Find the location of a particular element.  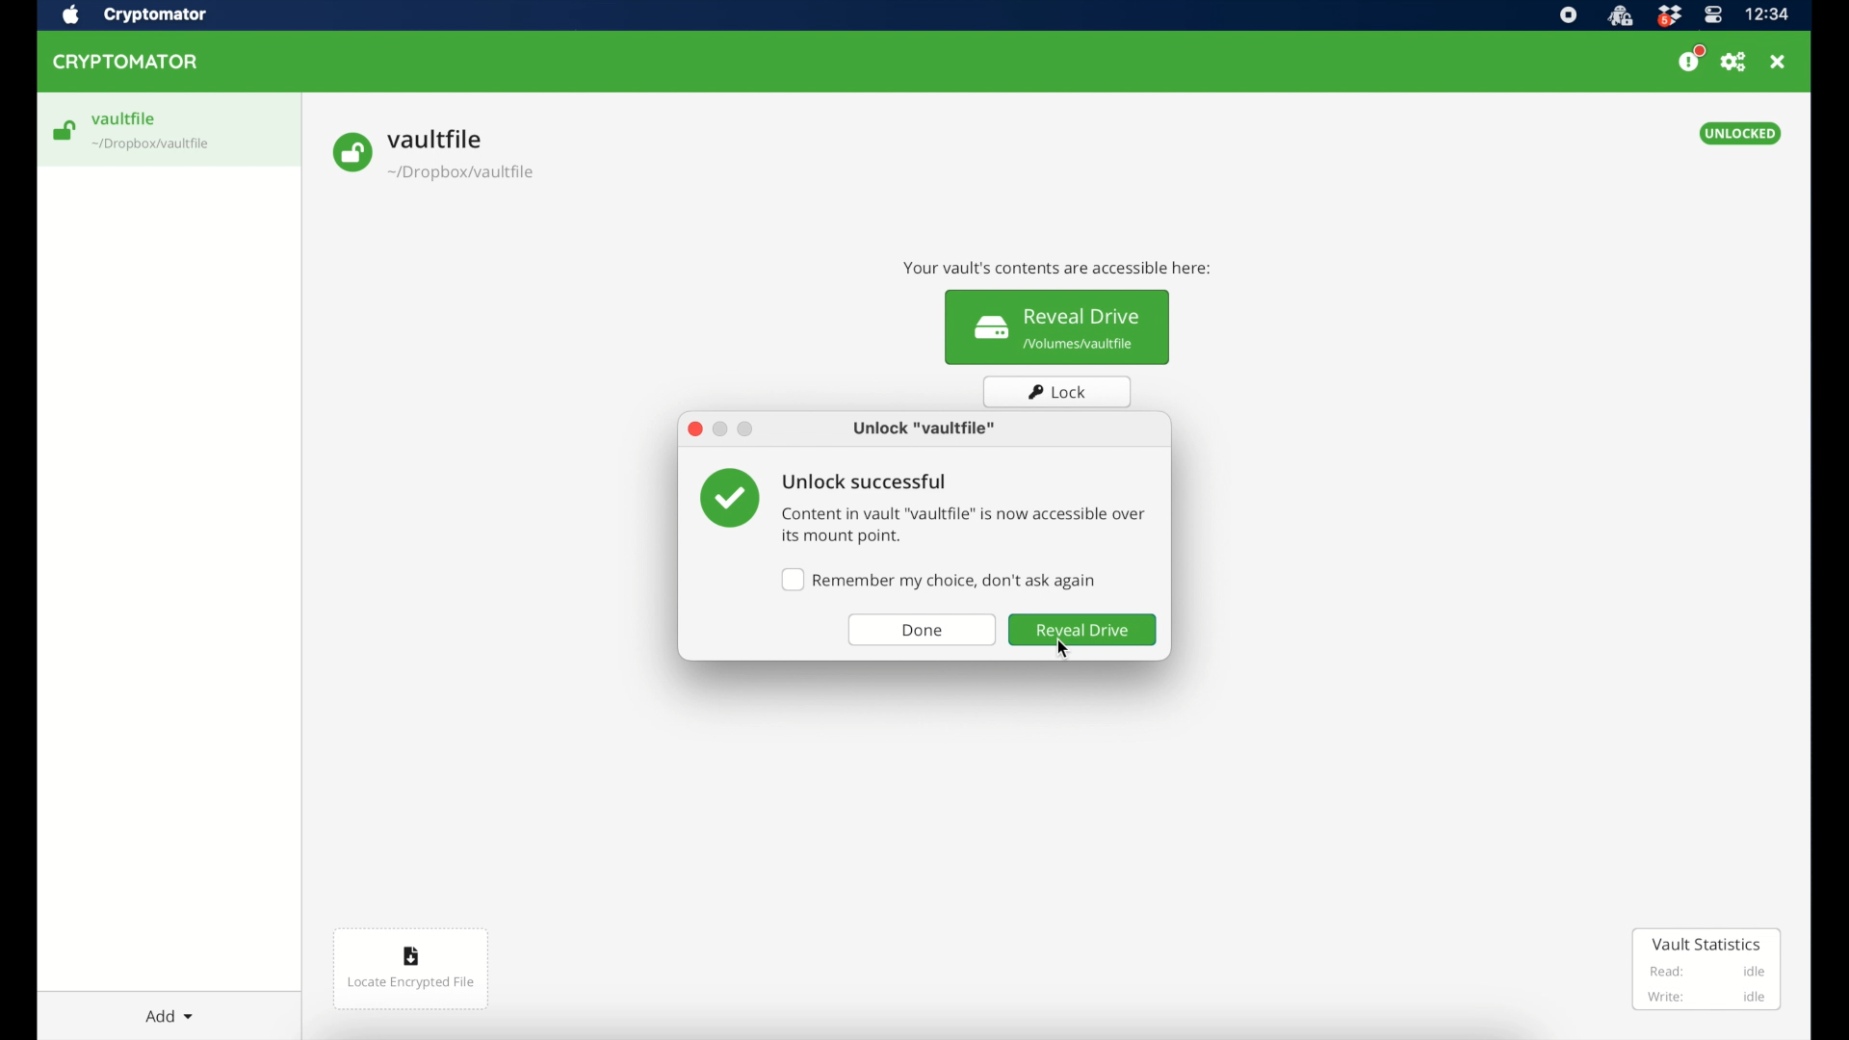

close is located at coordinates (1781, 61).